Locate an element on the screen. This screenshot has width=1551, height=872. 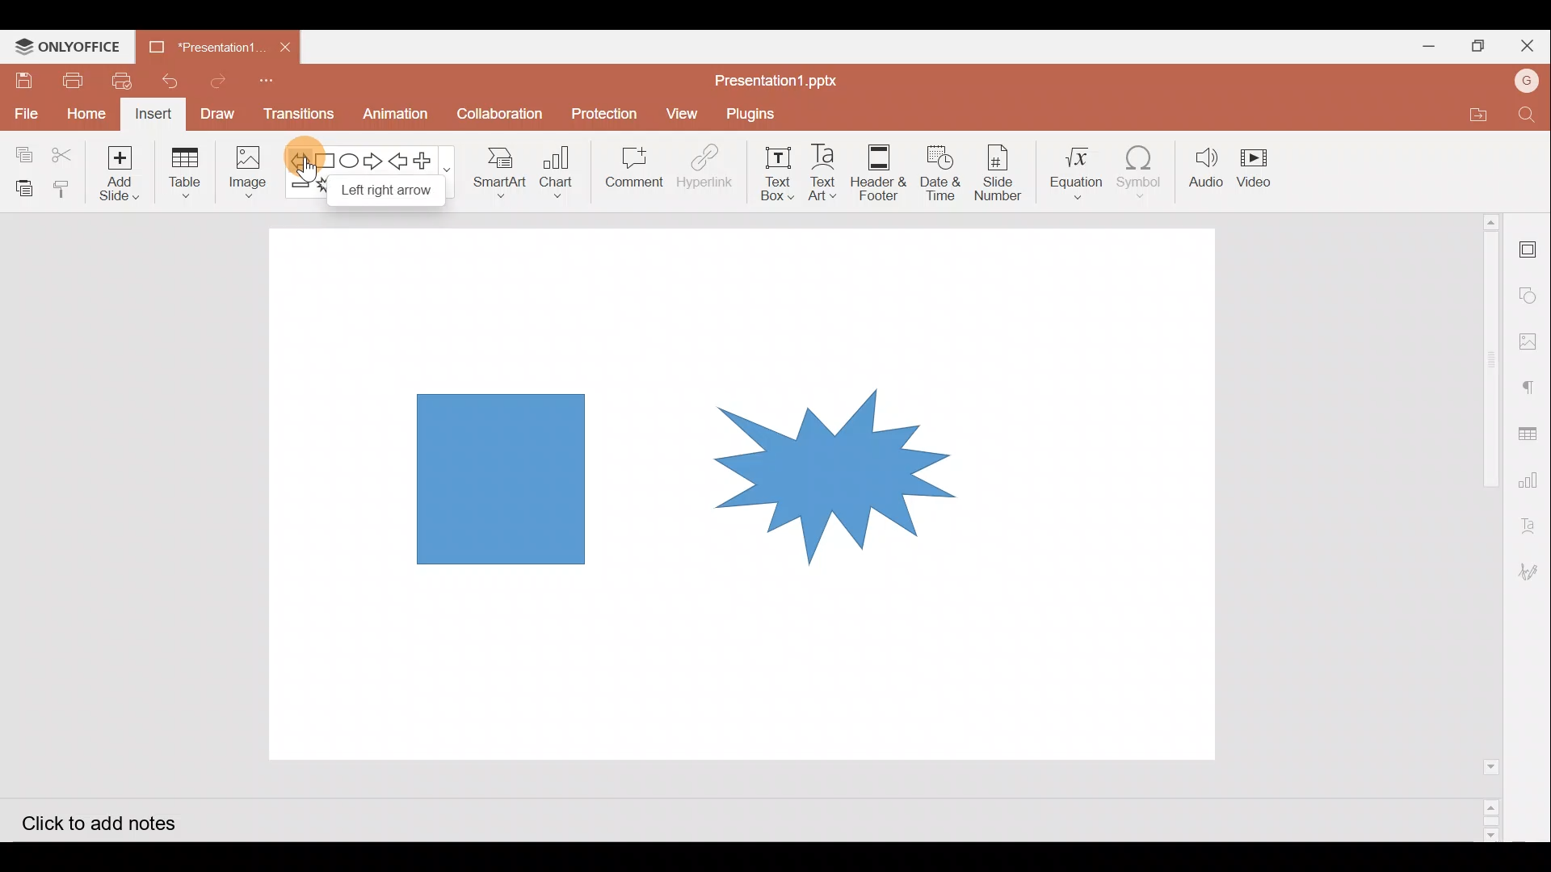
Click to add notes is located at coordinates (95, 820).